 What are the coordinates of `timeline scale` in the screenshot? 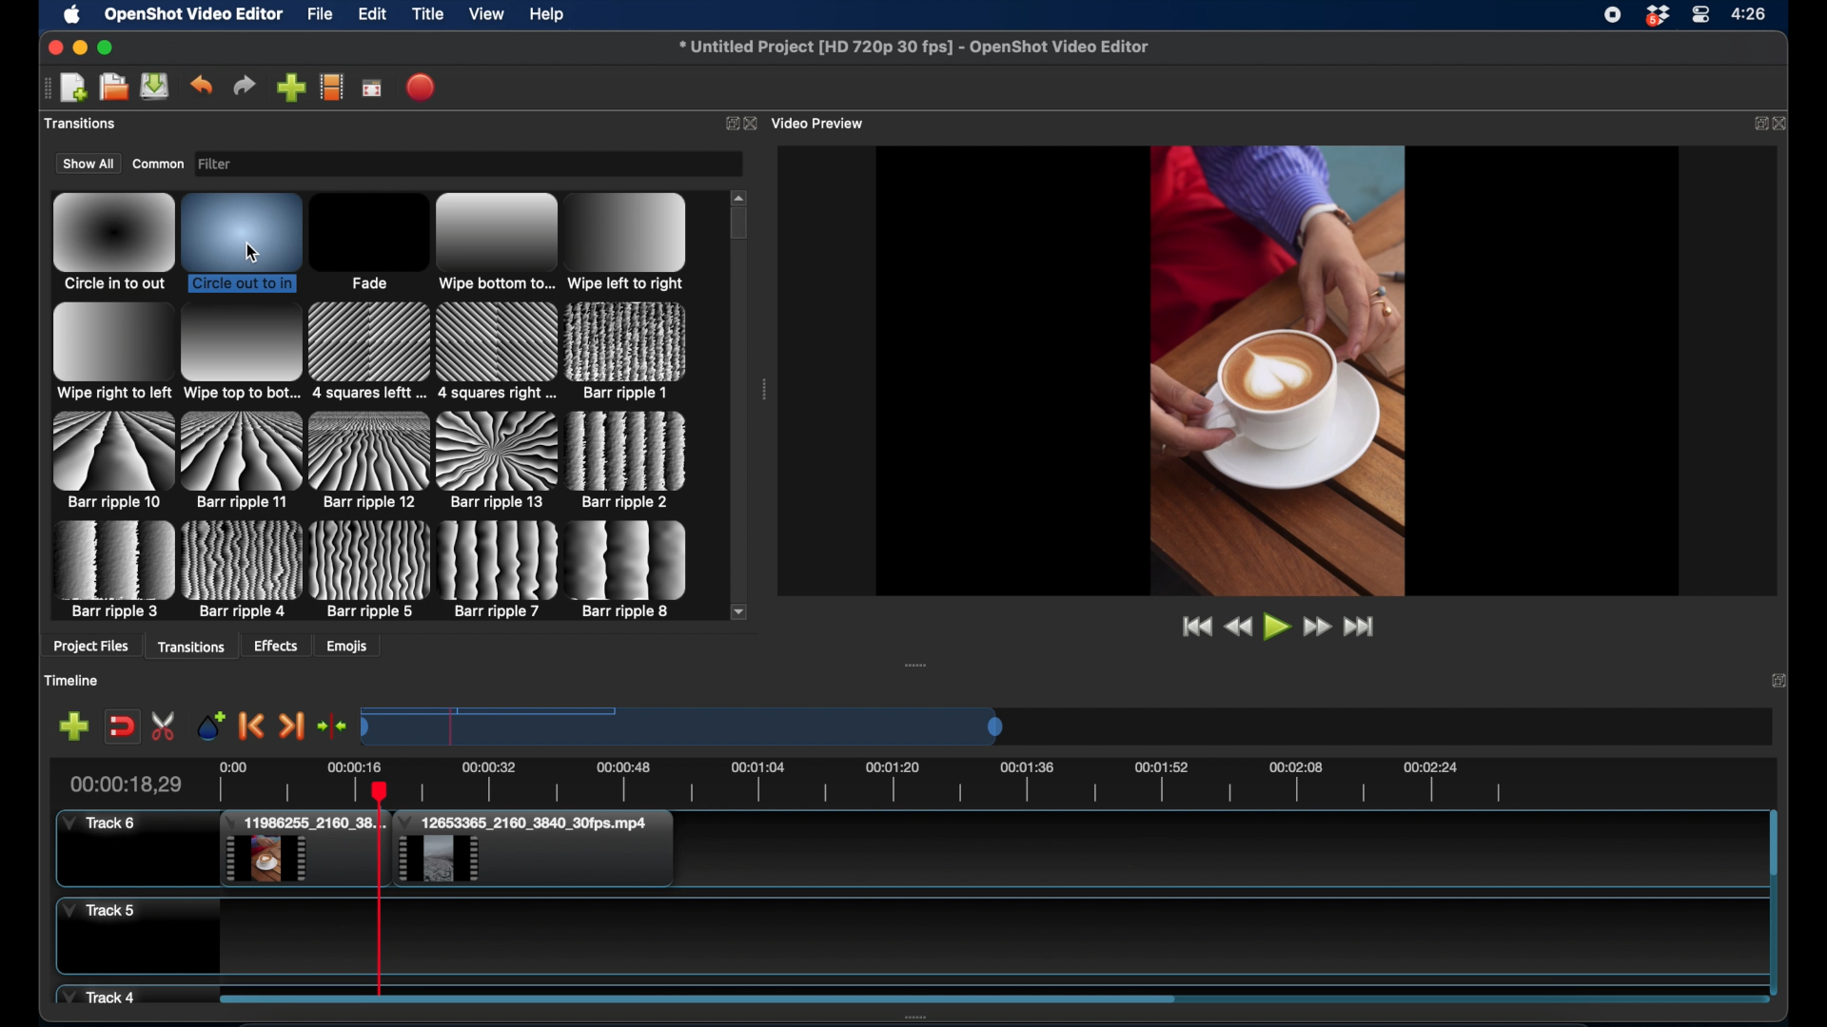 It's located at (685, 726).